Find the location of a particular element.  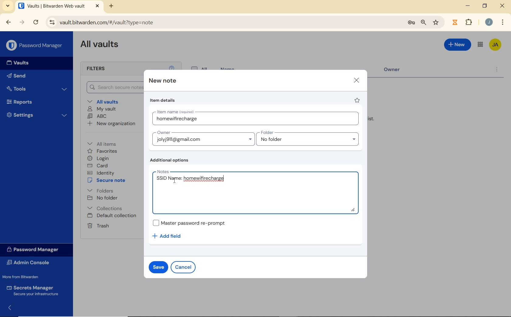

item name is located at coordinates (257, 118).